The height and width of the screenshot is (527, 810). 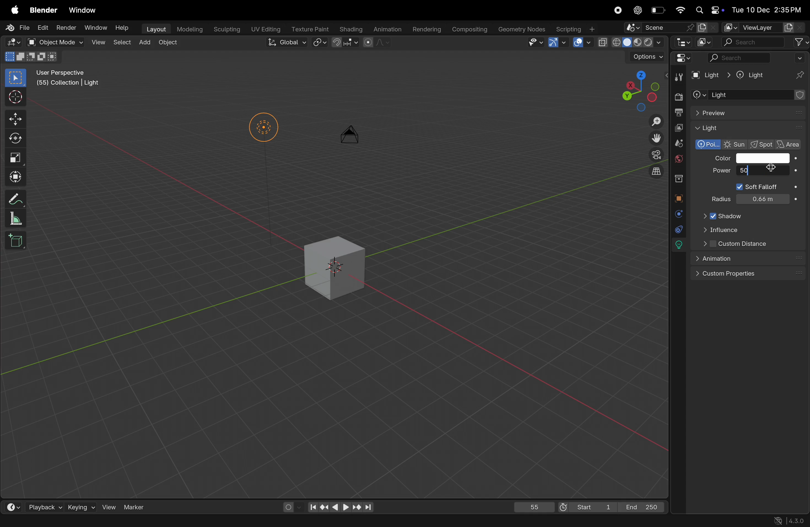 I want to click on cursor, so click(x=16, y=97).